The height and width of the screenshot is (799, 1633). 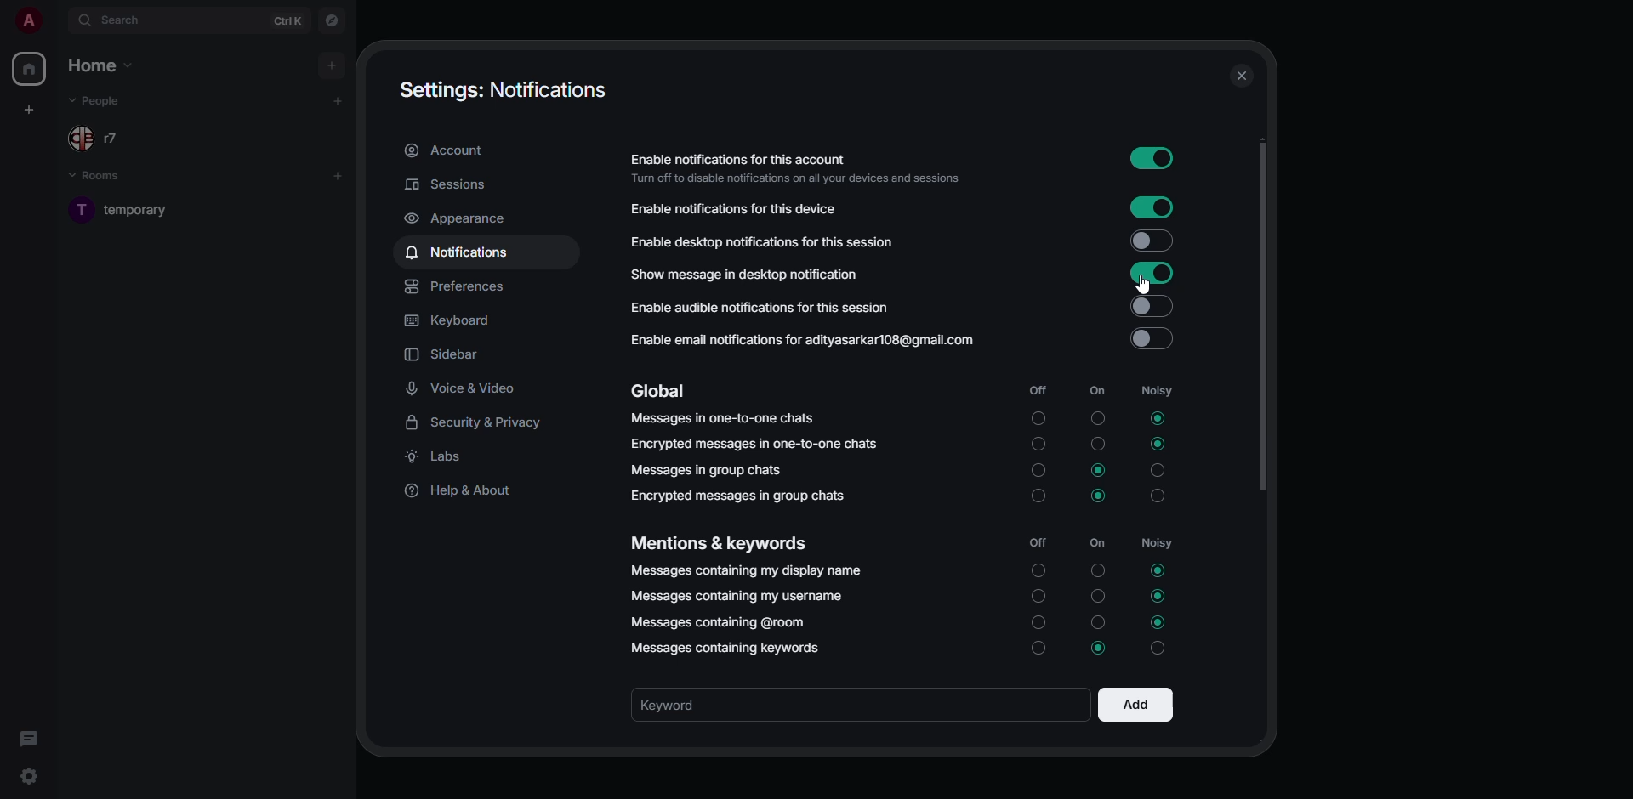 I want to click on off, so click(x=1038, y=389).